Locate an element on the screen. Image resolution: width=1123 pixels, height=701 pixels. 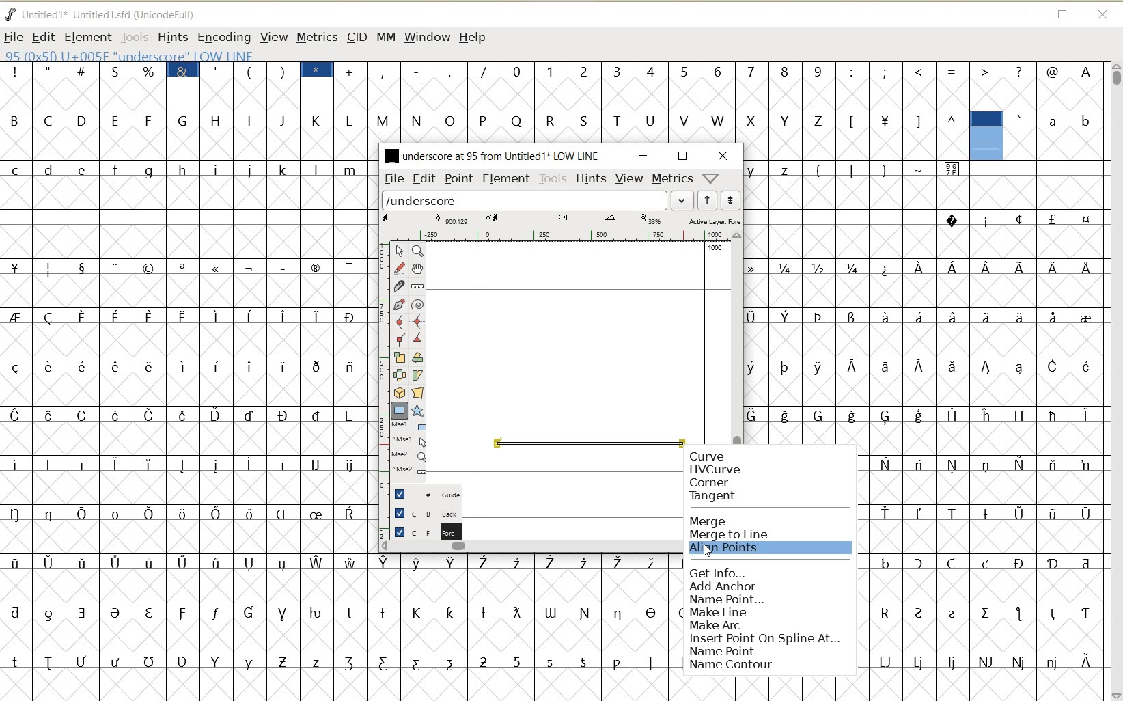
get info is located at coordinates (767, 572).